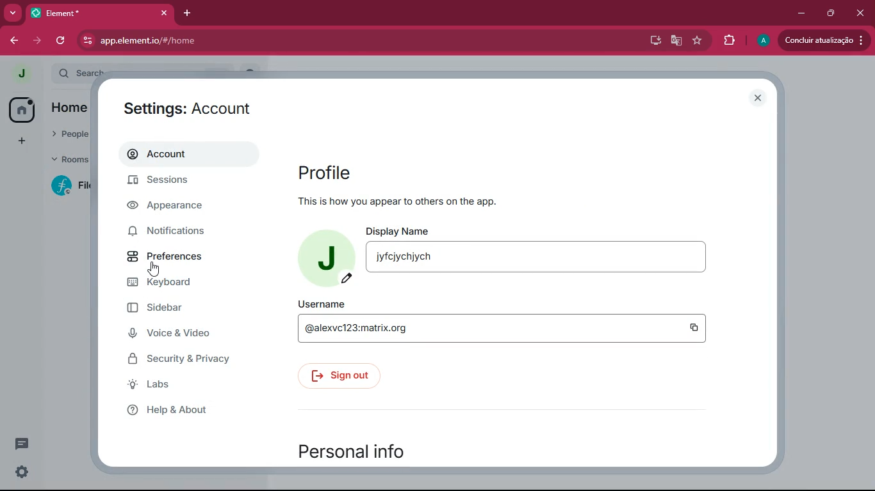 The width and height of the screenshot is (875, 491). I want to click on close, so click(757, 98).